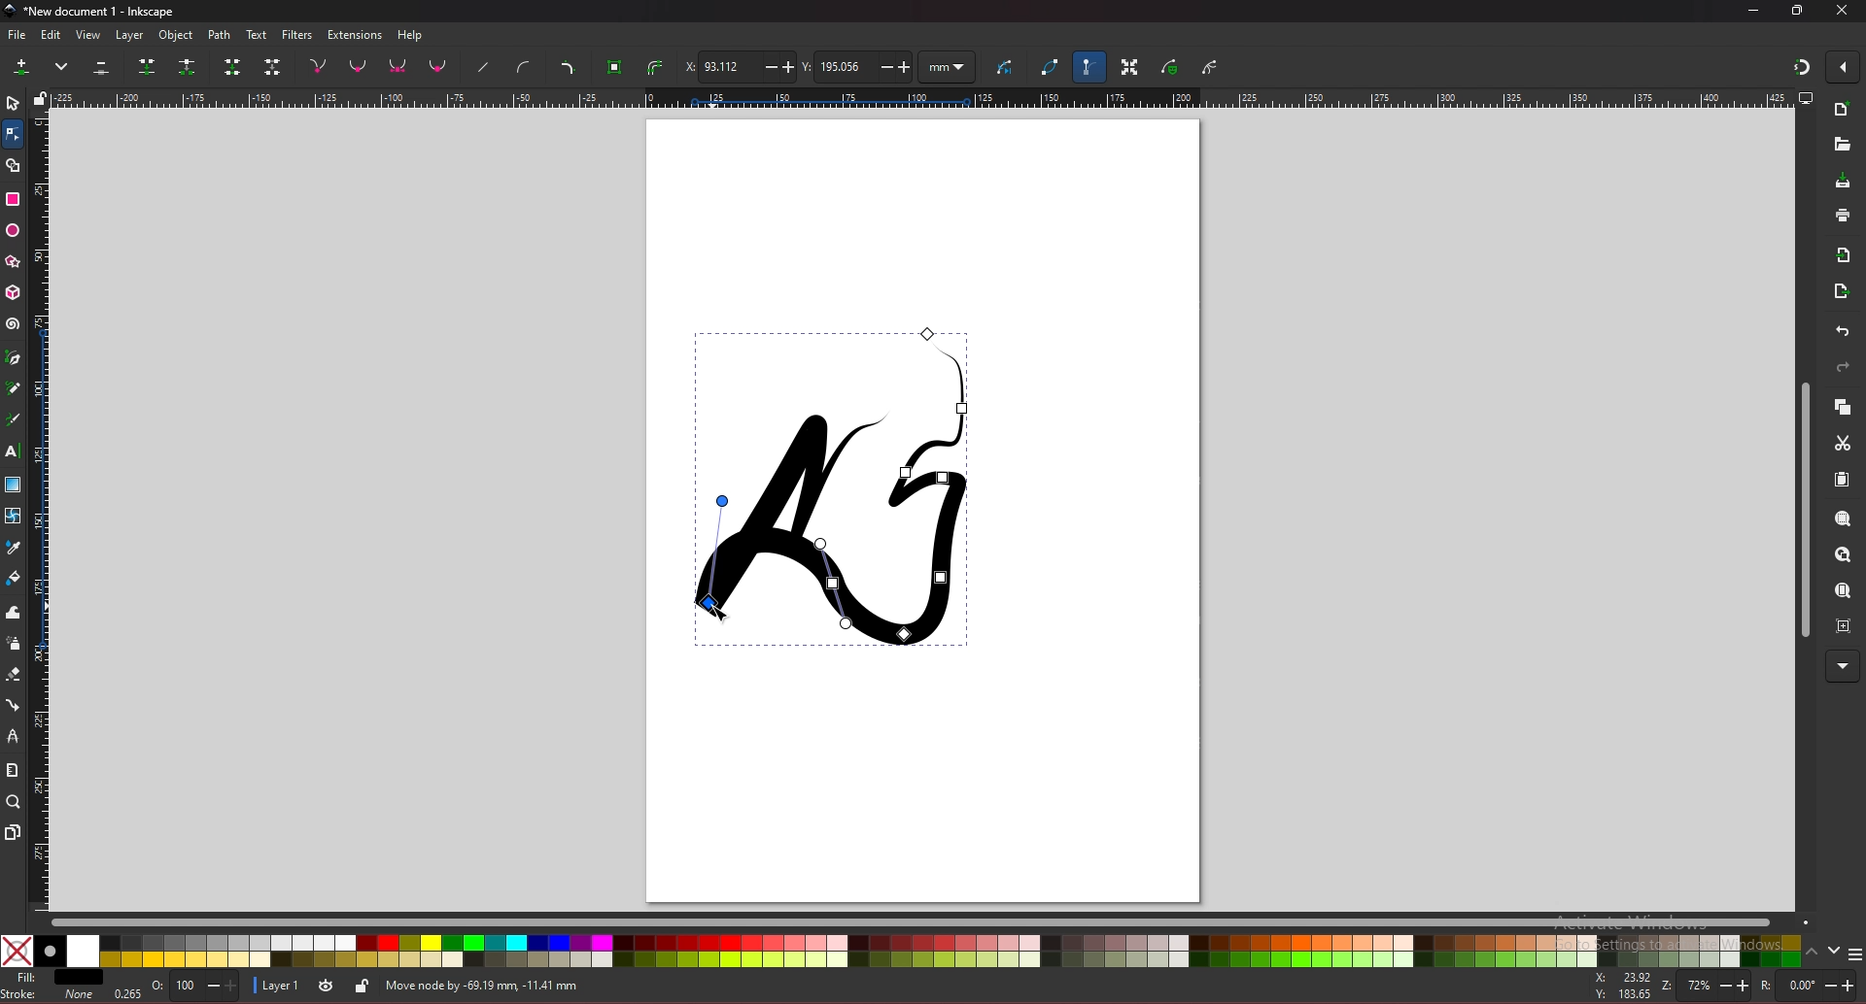 This screenshot has width=1866, height=1004. I want to click on import, so click(1844, 255).